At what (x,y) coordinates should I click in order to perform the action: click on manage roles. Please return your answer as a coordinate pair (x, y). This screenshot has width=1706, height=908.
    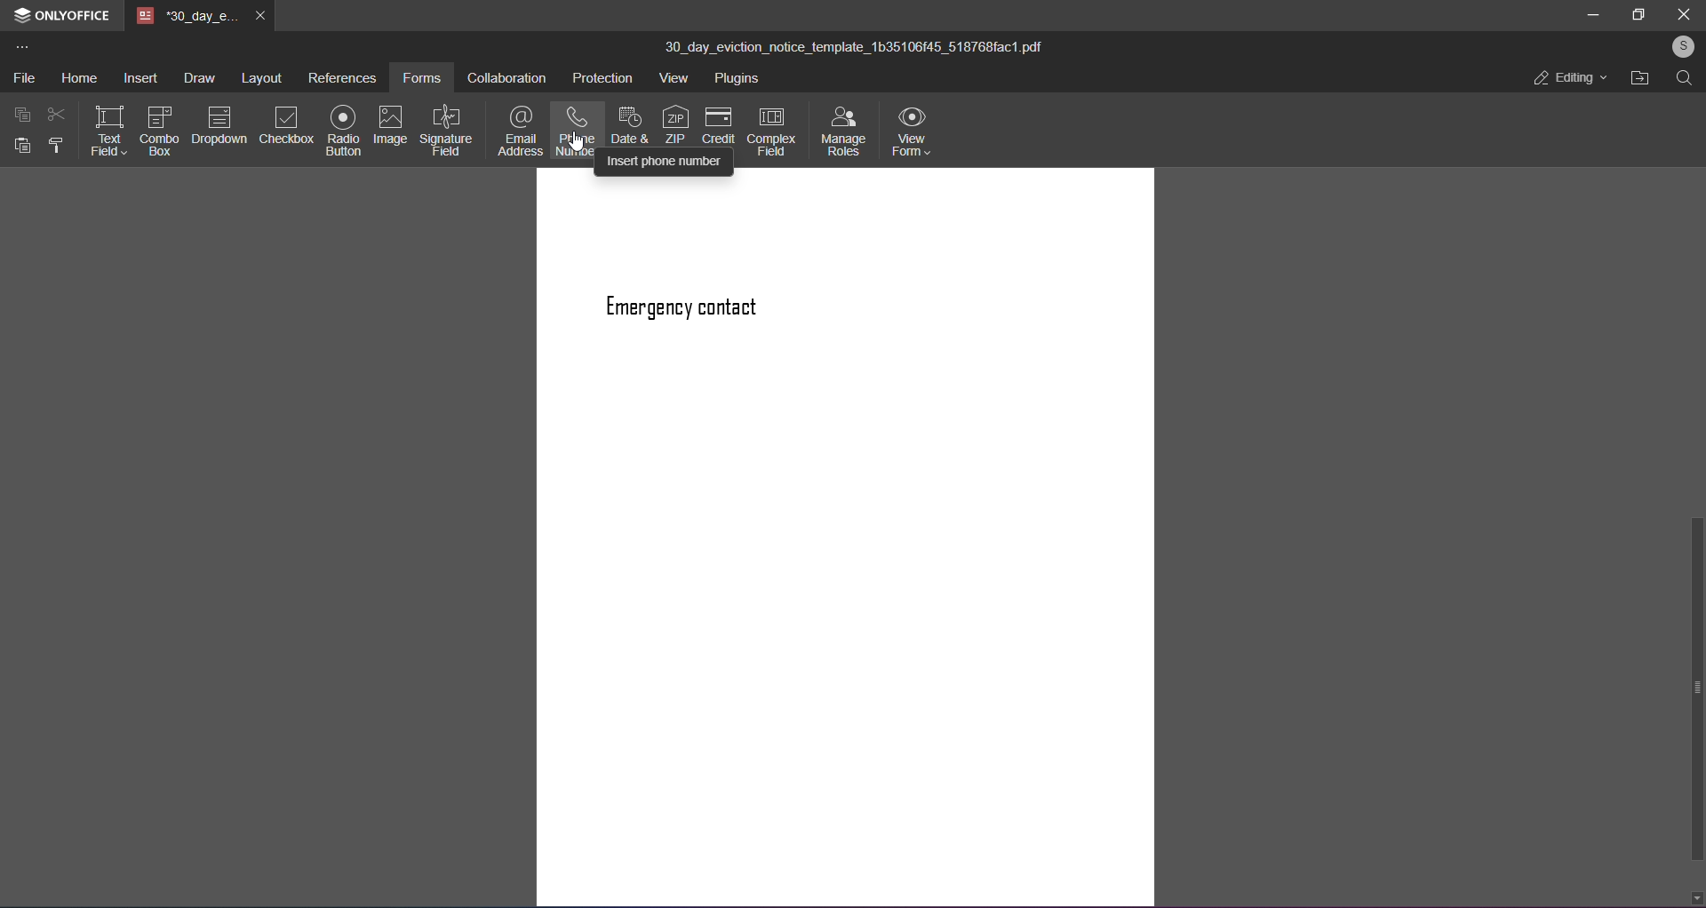
    Looking at the image, I should click on (841, 131).